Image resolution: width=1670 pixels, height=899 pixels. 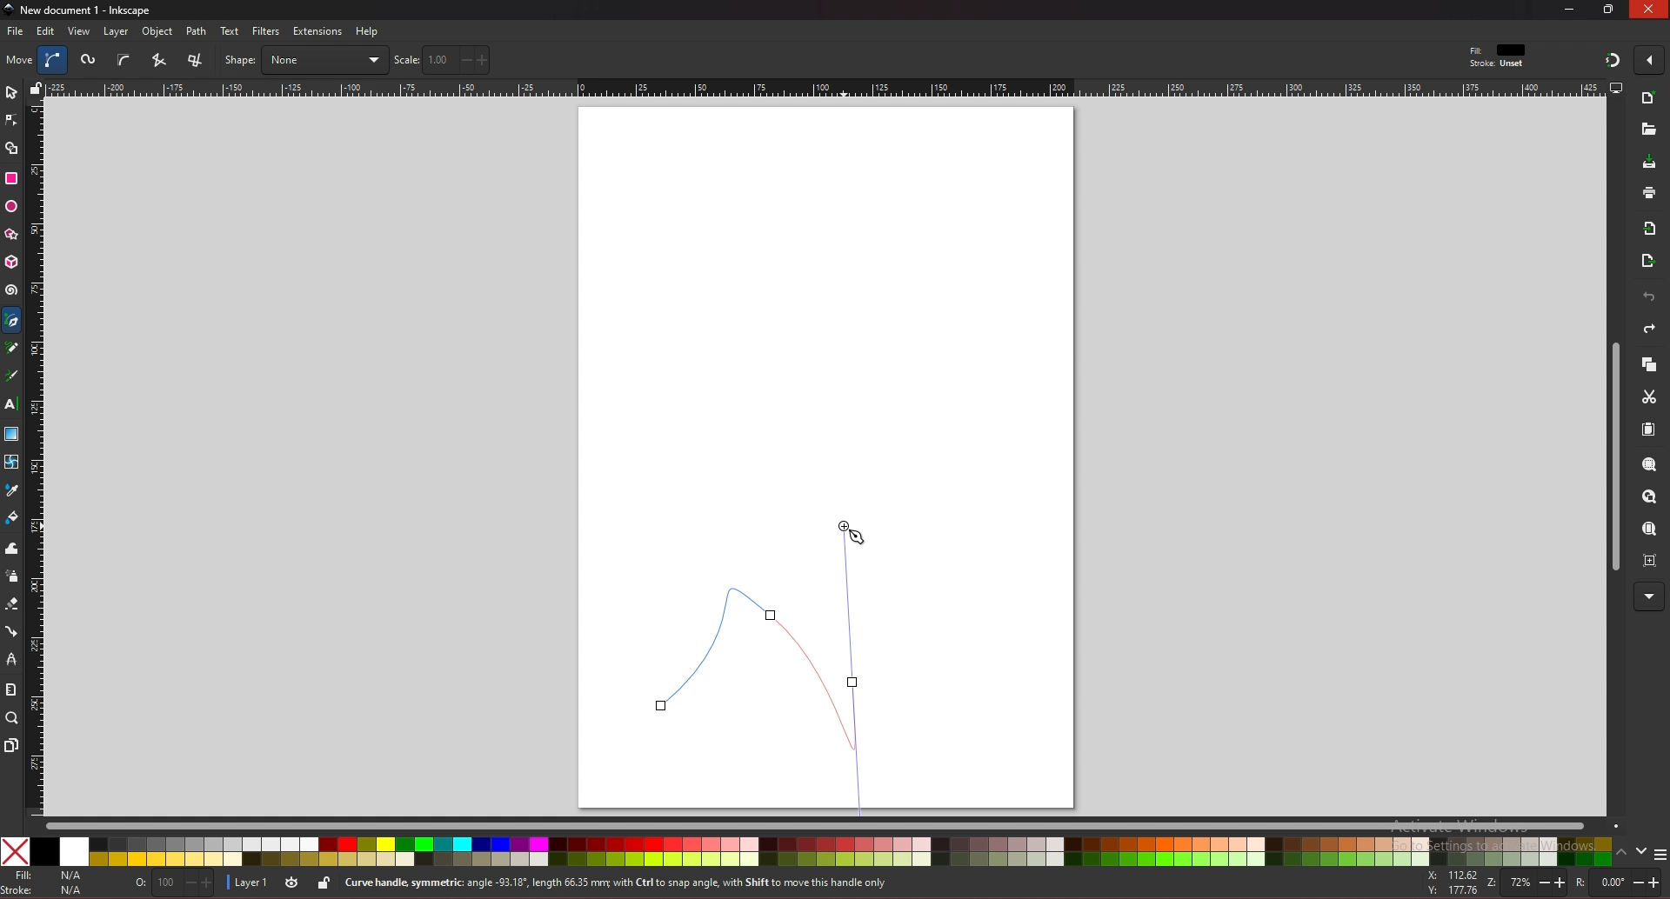 I want to click on close, so click(x=1651, y=10).